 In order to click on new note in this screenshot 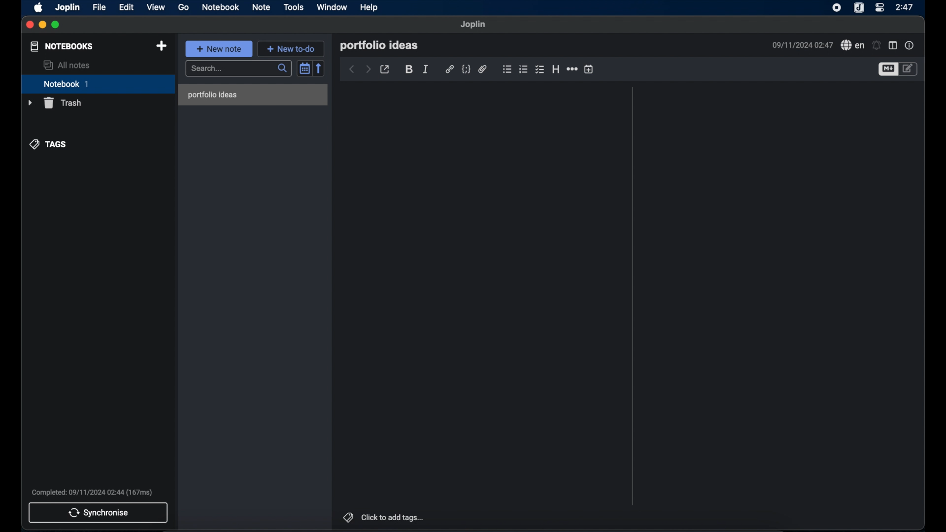, I will do `click(219, 49)`.